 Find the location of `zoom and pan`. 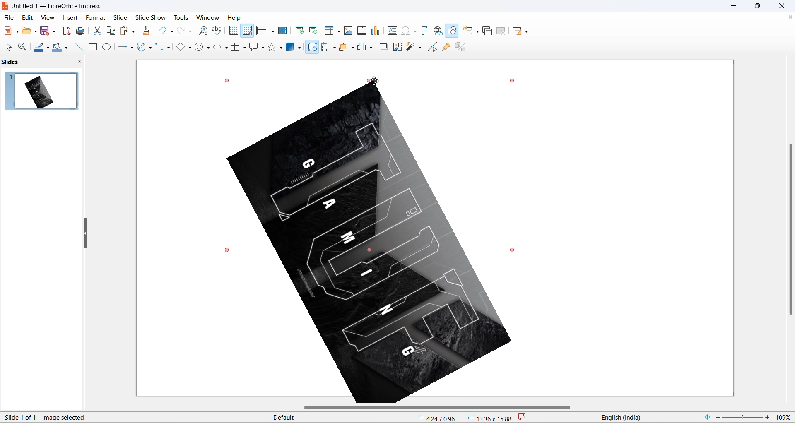

zoom and pan is located at coordinates (22, 47).